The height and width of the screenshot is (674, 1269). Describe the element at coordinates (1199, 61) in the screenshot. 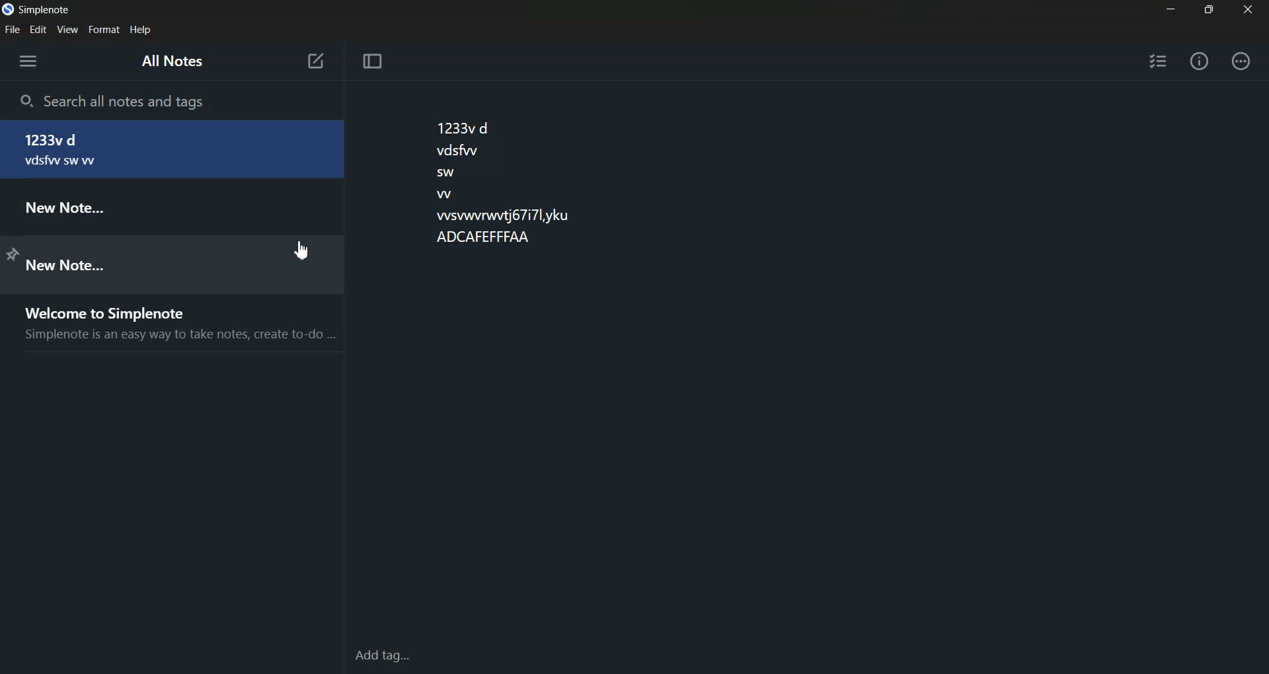

I see `Info` at that location.